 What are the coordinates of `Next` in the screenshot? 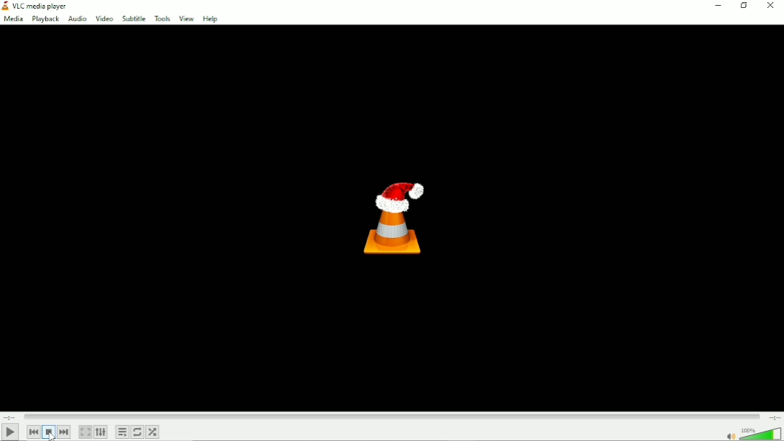 It's located at (65, 432).